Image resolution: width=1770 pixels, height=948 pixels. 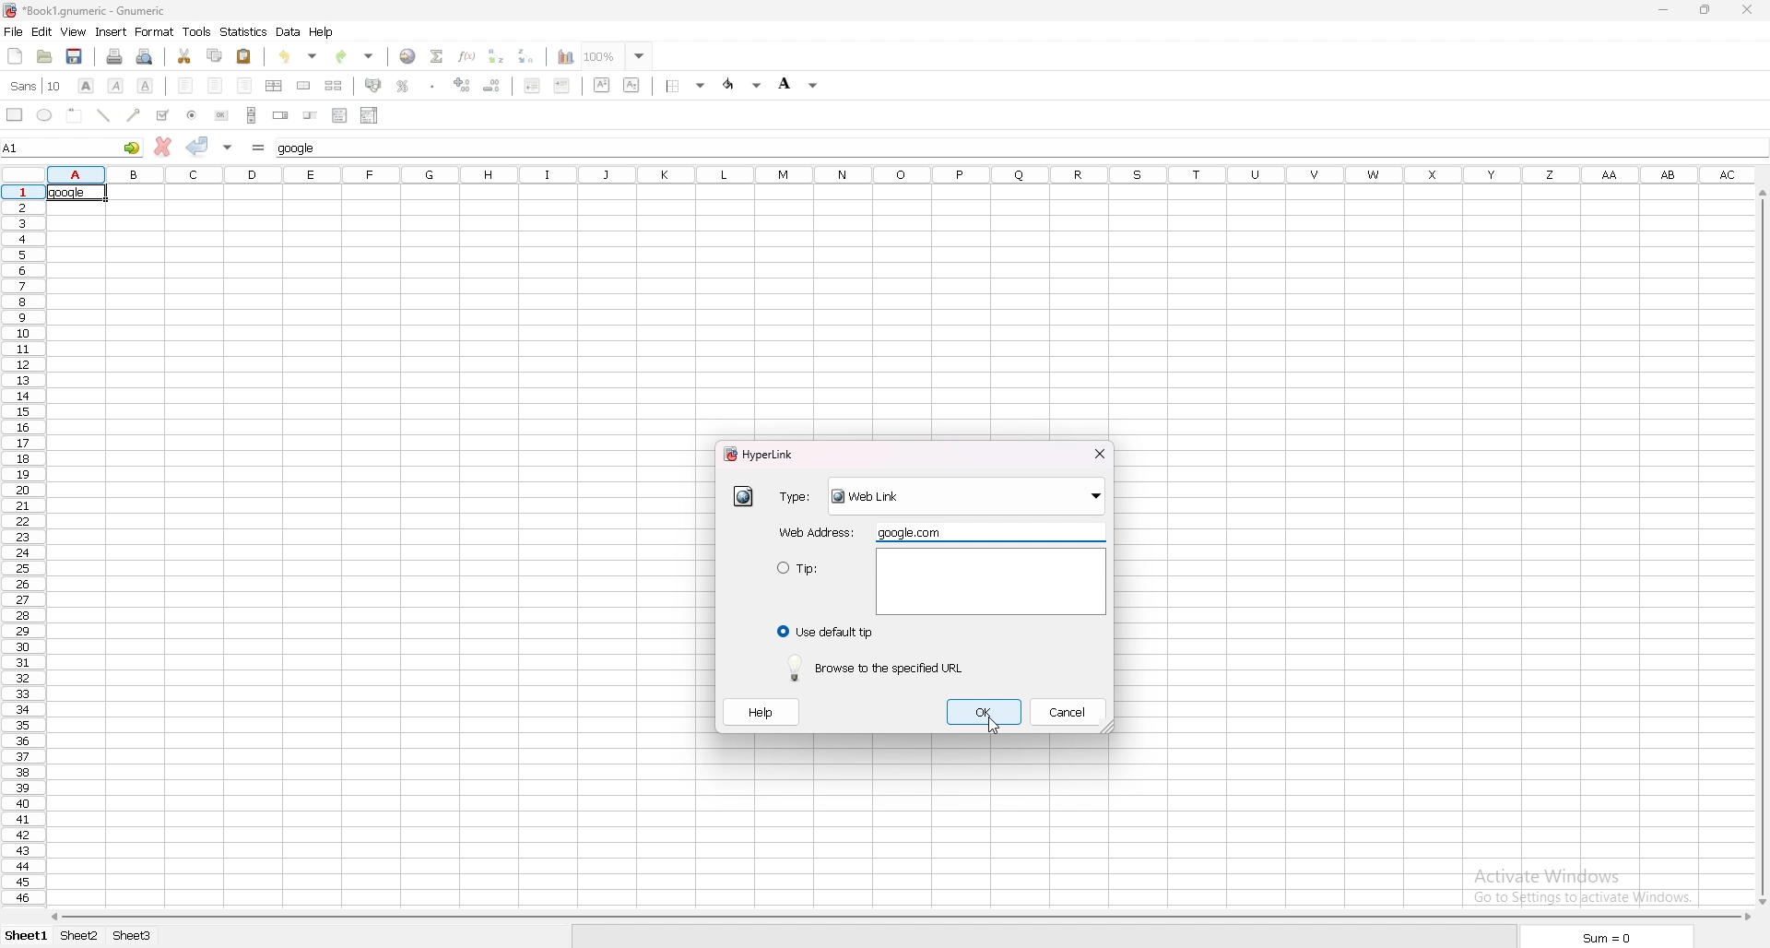 What do you see at coordinates (403, 86) in the screenshot?
I see `percentage` at bounding box center [403, 86].